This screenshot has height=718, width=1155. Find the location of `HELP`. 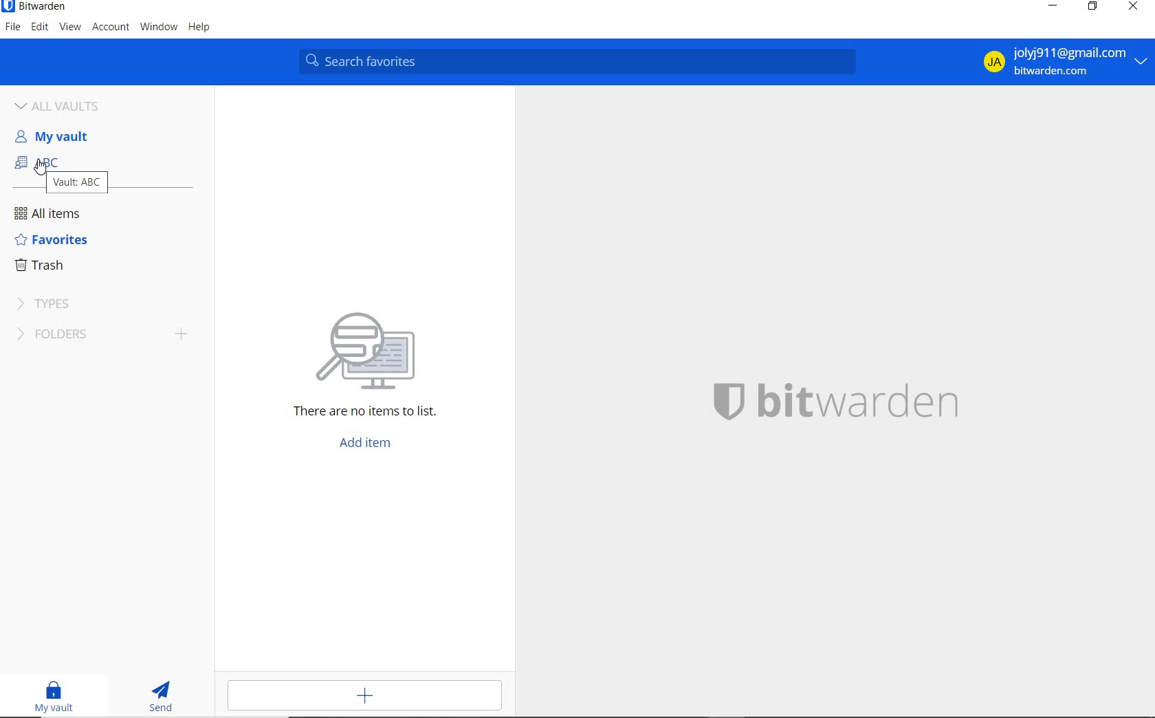

HELP is located at coordinates (199, 28).